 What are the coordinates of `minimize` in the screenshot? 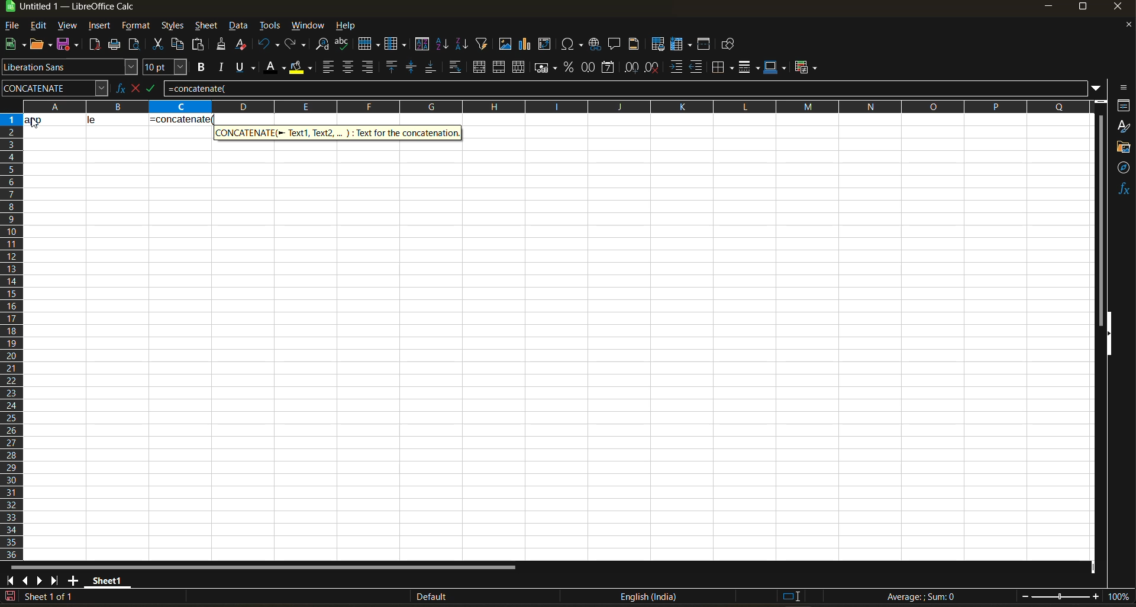 It's located at (1047, 7).